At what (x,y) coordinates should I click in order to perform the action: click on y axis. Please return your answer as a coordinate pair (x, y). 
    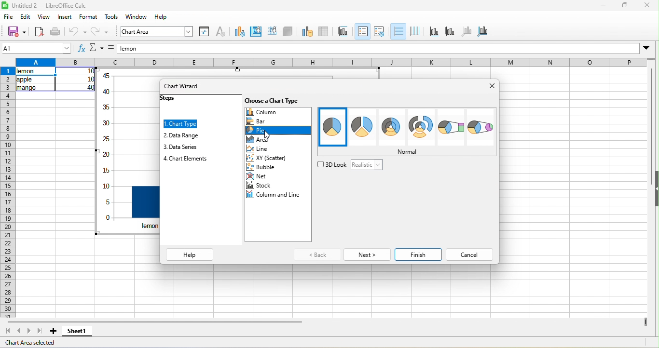
    Looking at the image, I should click on (451, 31).